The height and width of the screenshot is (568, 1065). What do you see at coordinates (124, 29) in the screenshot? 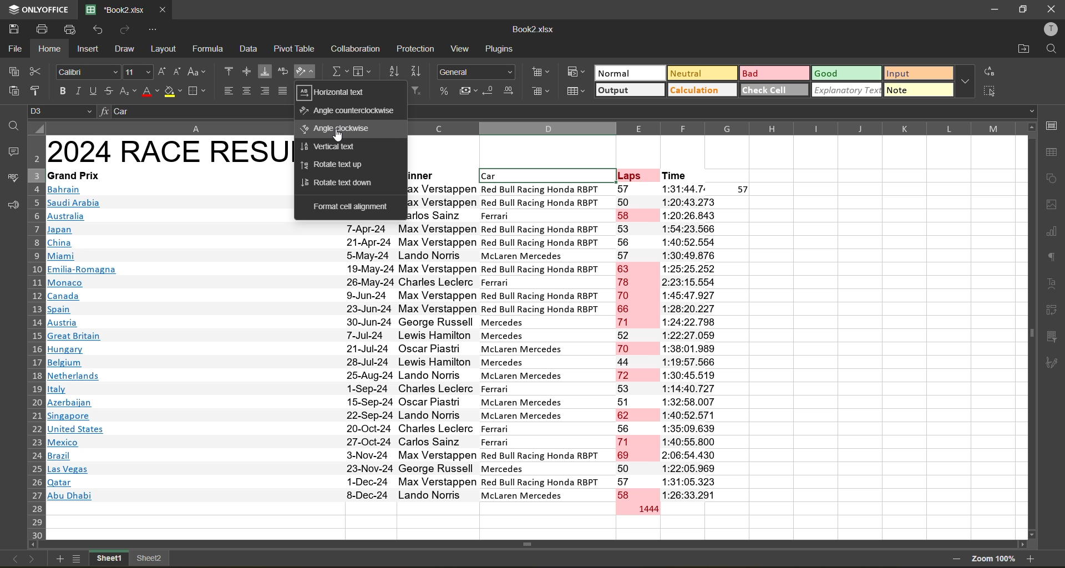
I see `redo` at bounding box center [124, 29].